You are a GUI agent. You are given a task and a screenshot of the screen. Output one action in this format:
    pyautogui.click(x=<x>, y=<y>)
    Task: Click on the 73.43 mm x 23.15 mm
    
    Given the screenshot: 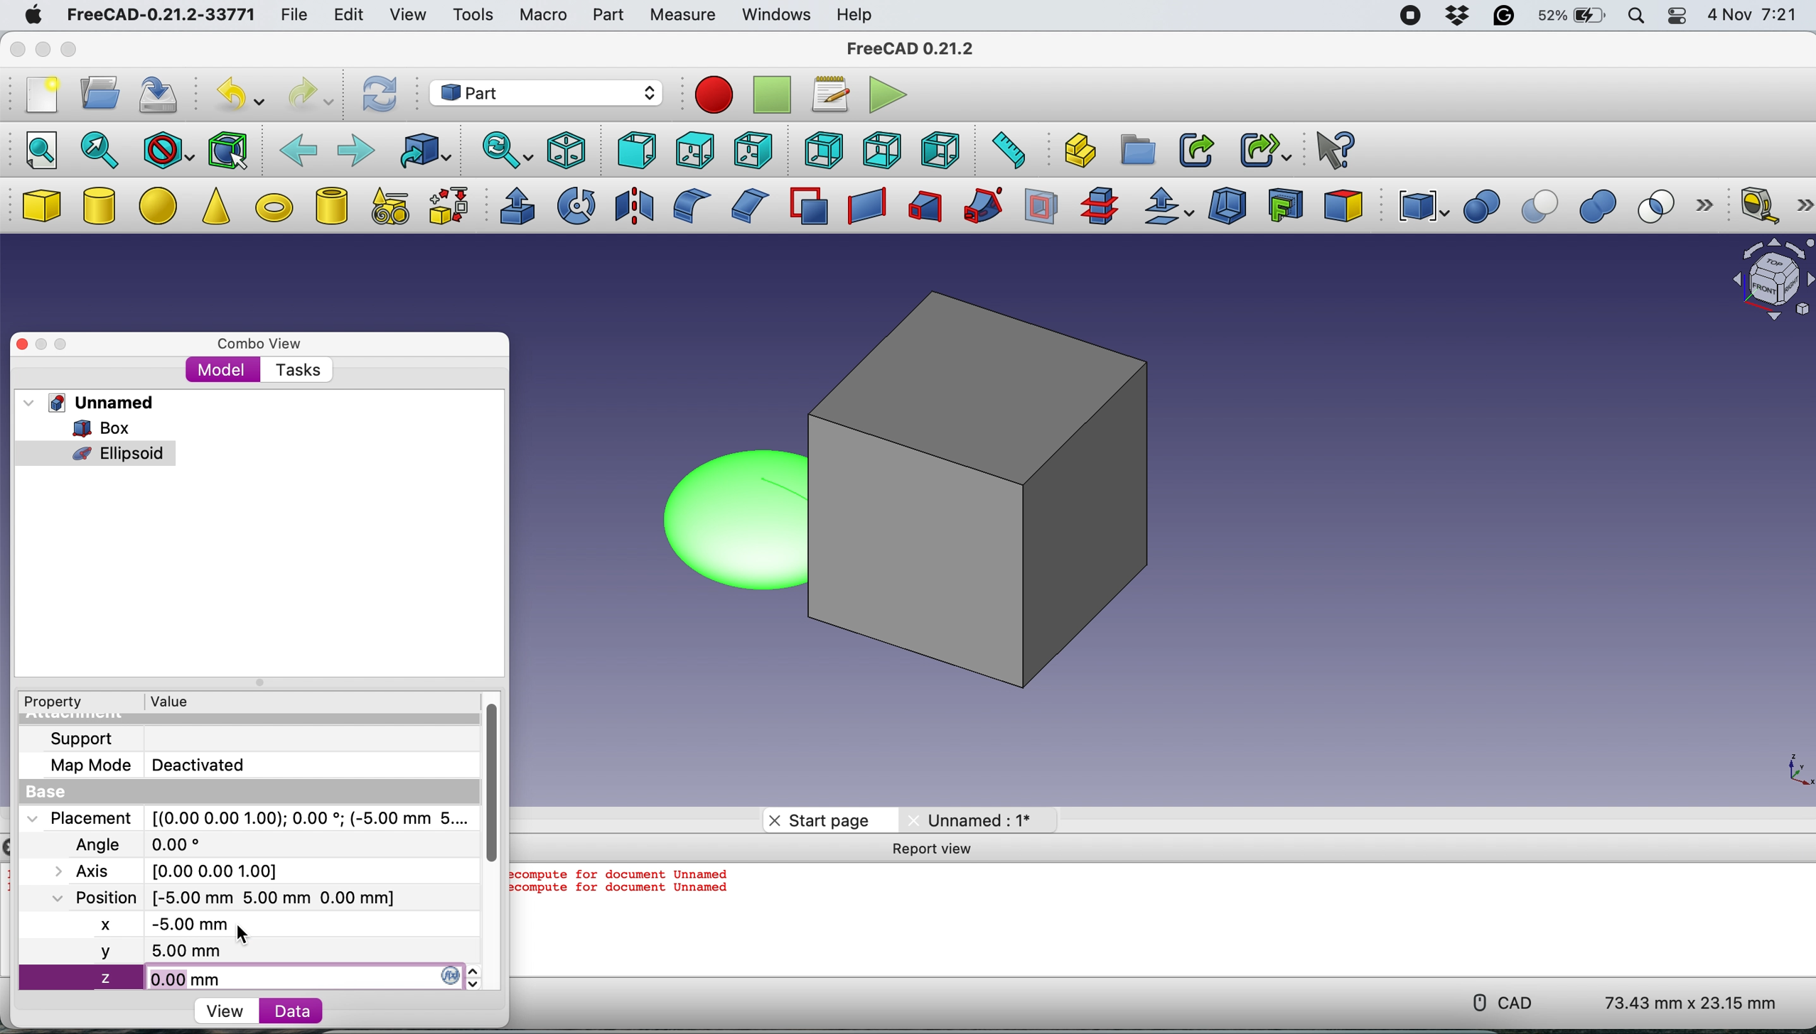 What is the action you would take?
    pyautogui.click(x=1692, y=1004)
    